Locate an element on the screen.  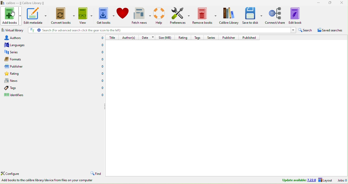
layout is located at coordinates (326, 180).